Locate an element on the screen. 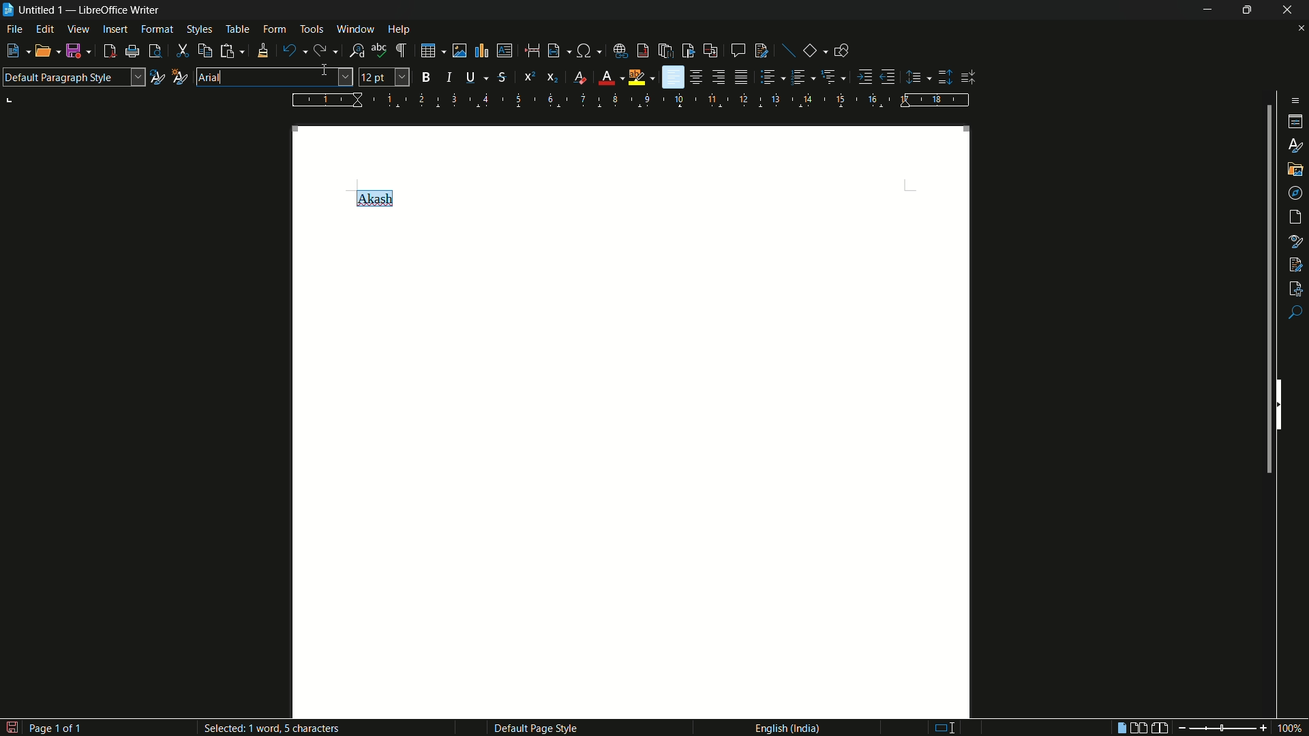 The height and width of the screenshot is (736, 1309). maximize or restore is located at coordinates (1247, 10).